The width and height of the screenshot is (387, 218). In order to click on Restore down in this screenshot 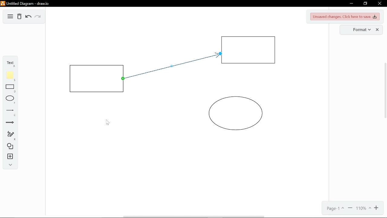, I will do `click(365, 4)`.